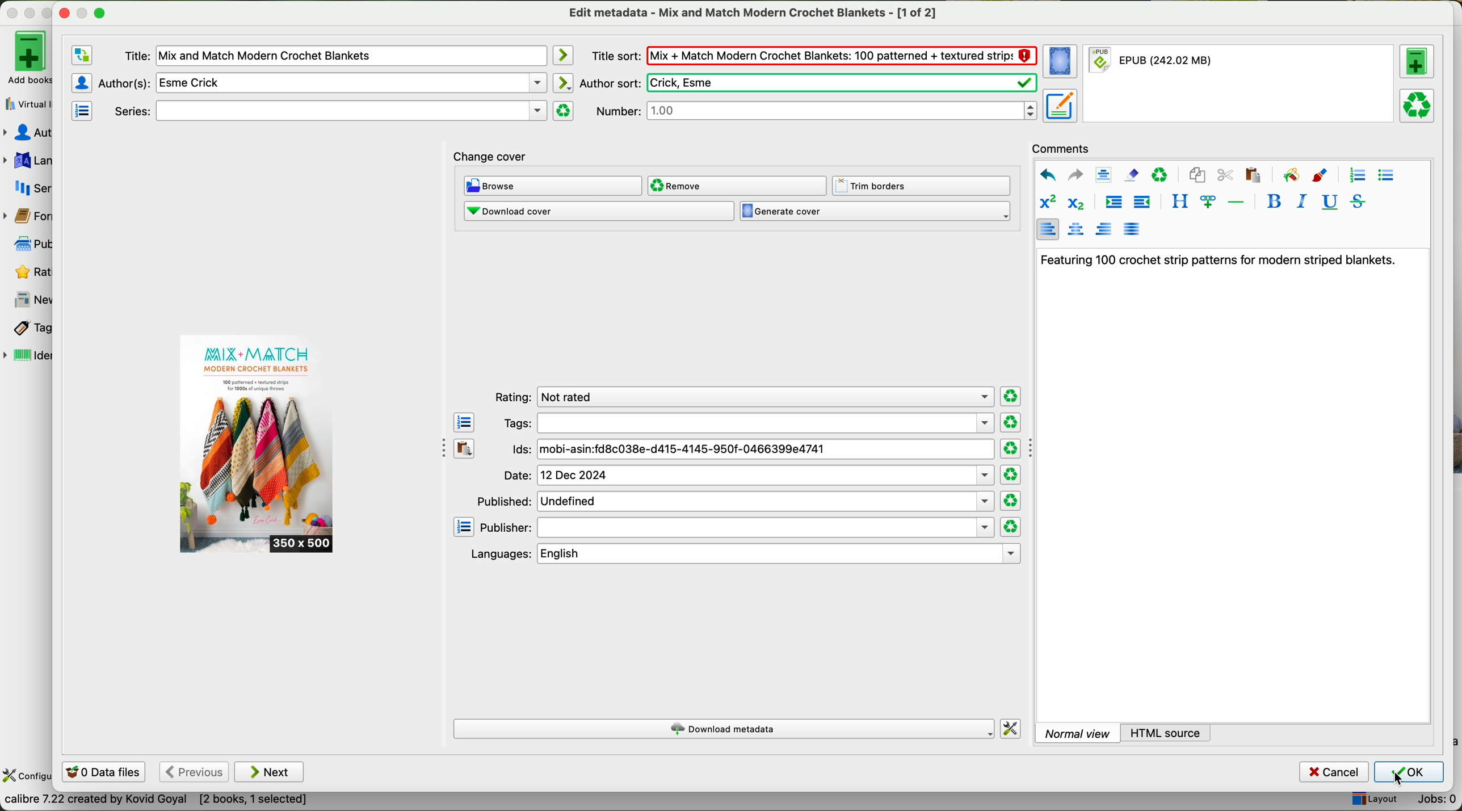 This screenshot has height=811, width=1462. I want to click on clear rating, so click(1011, 501).